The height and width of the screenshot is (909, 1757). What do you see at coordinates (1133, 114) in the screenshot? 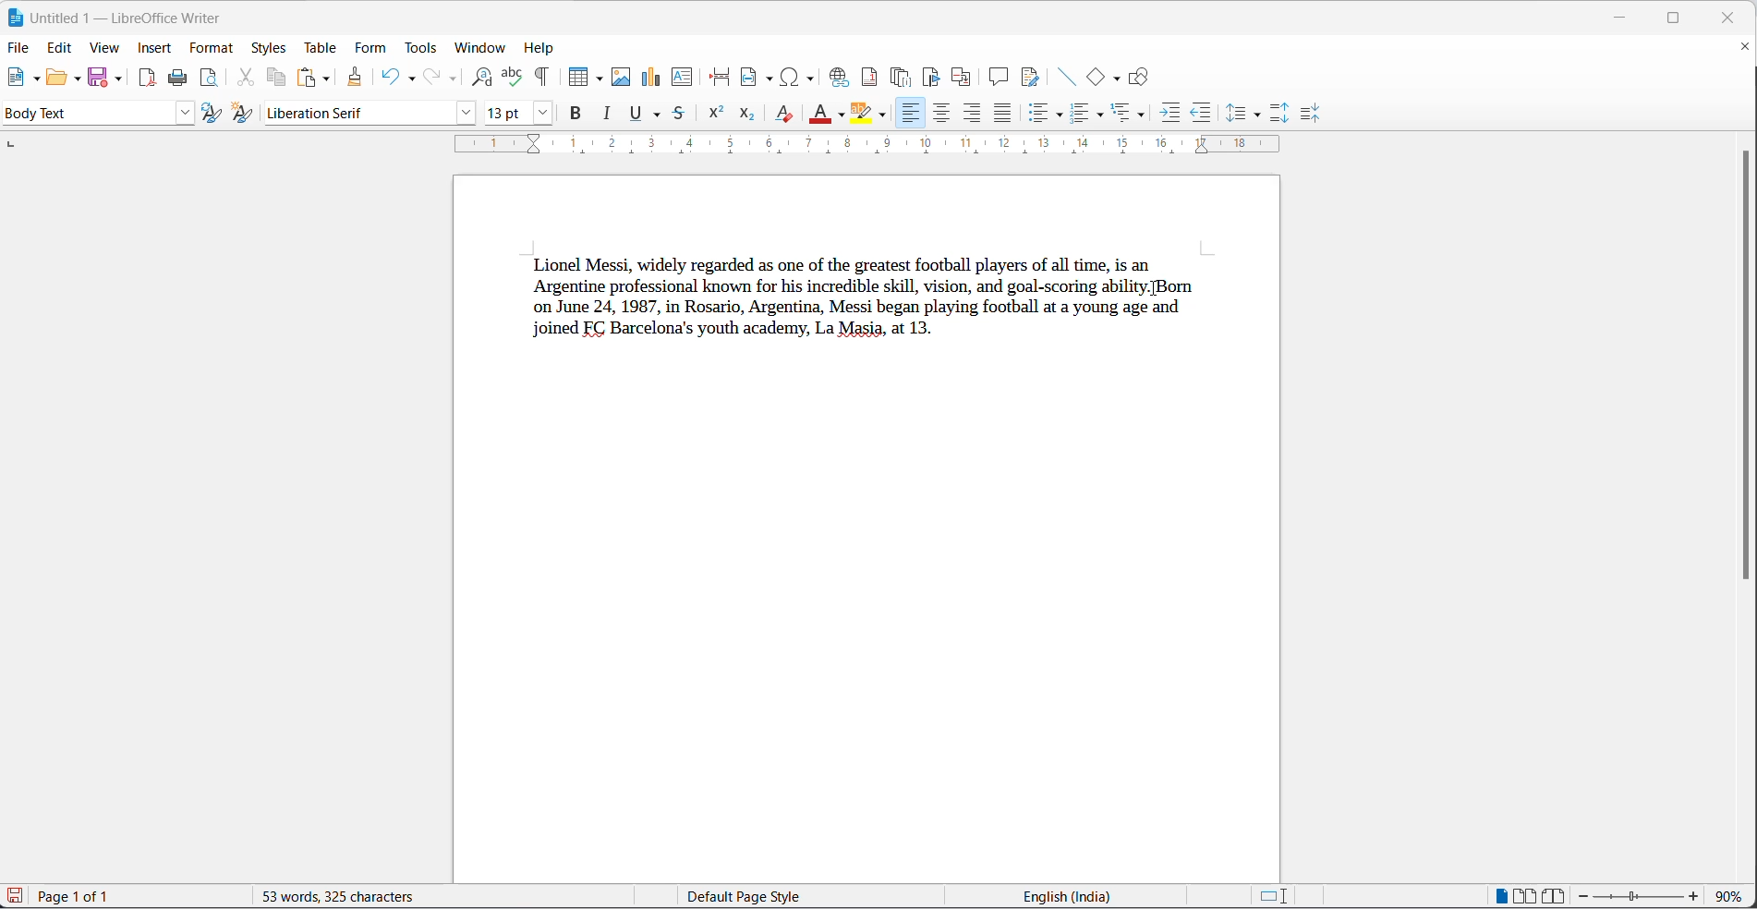
I see `select outline format` at bounding box center [1133, 114].